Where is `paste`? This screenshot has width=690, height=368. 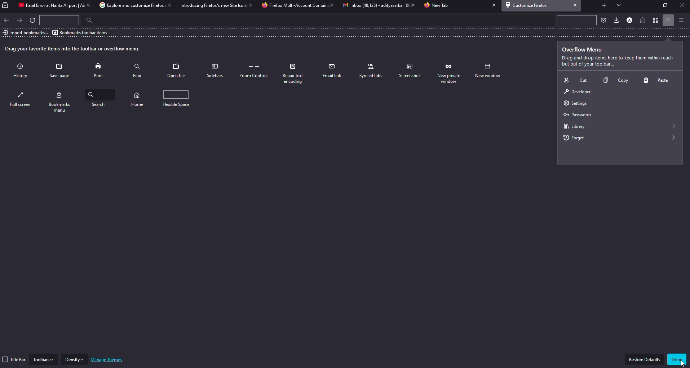 paste is located at coordinates (658, 80).